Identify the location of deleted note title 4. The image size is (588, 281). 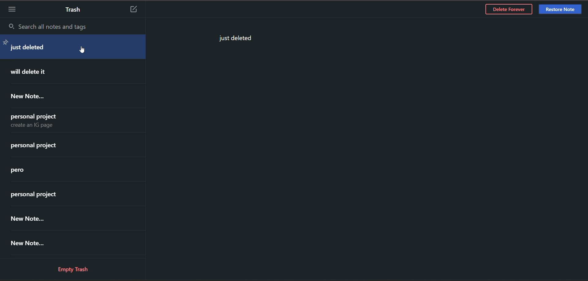
(40, 120).